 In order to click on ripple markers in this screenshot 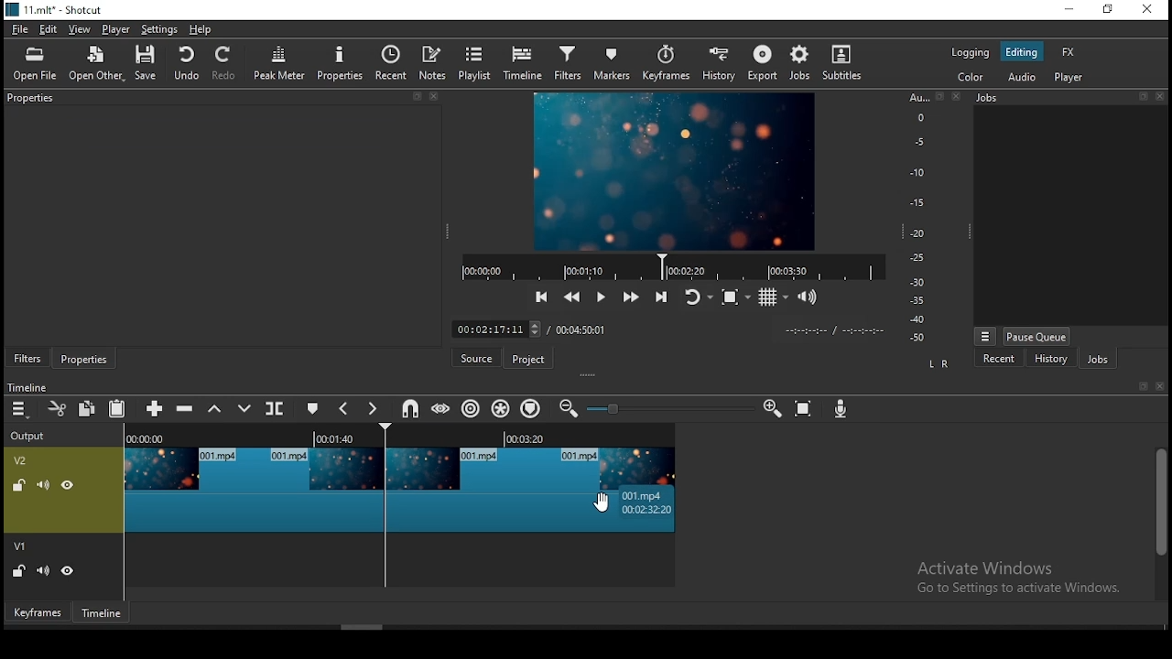, I will do `click(529, 408)`.